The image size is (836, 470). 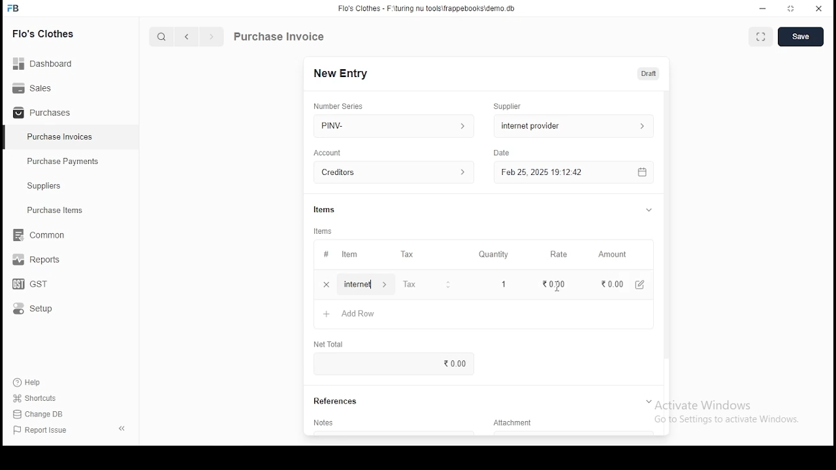 What do you see at coordinates (41, 309) in the screenshot?
I see `setup` at bounding box center [41, 309].